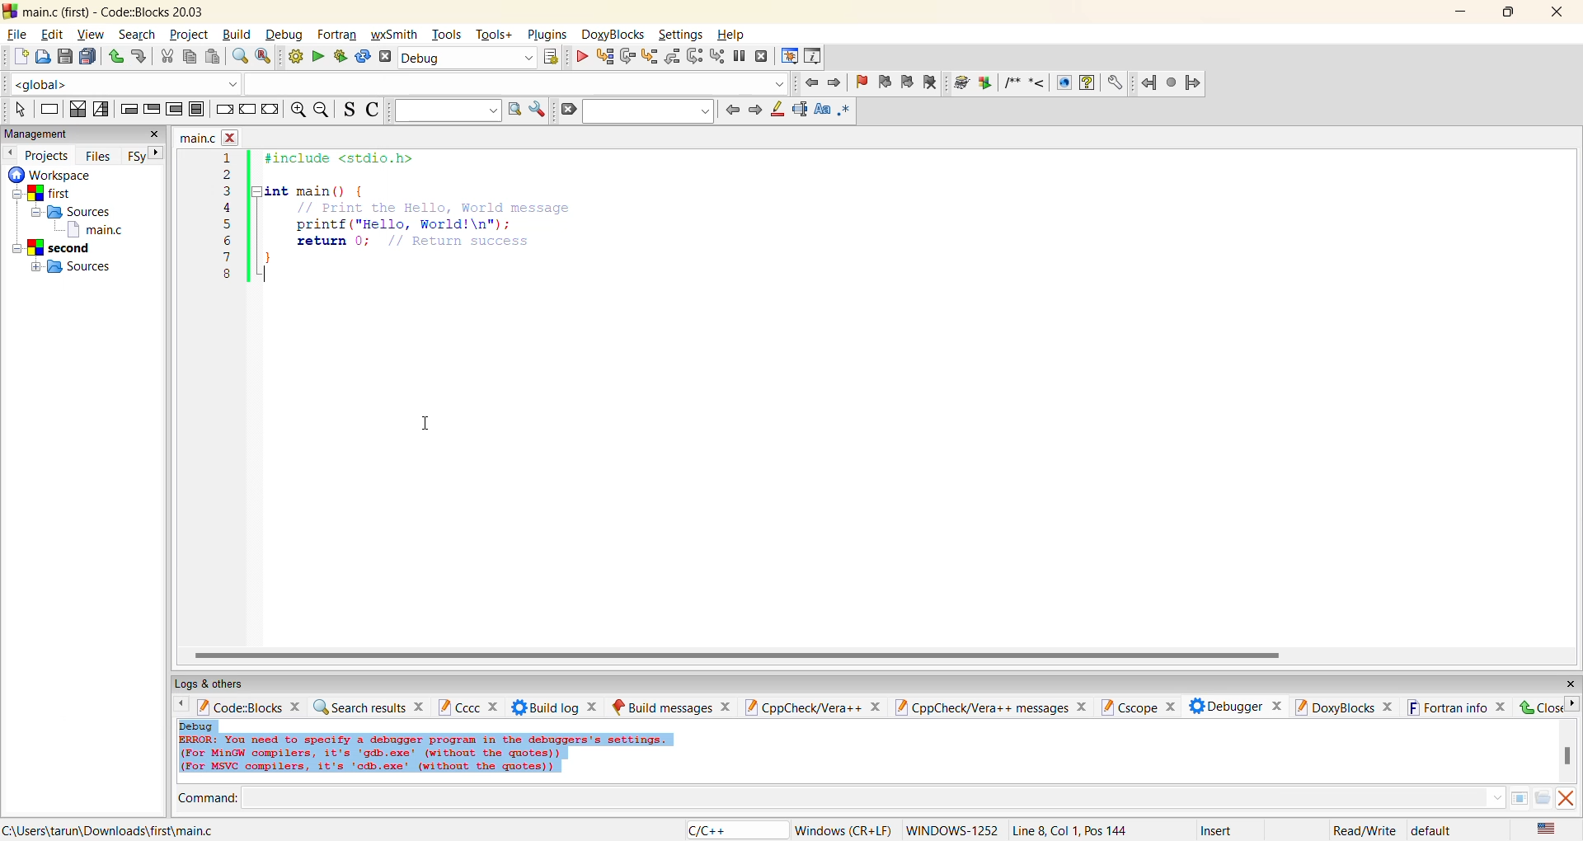  What do you see at coordinates (1149, 81) in the screenshot?
I see `jump back` at bounding box center [1149, 81].